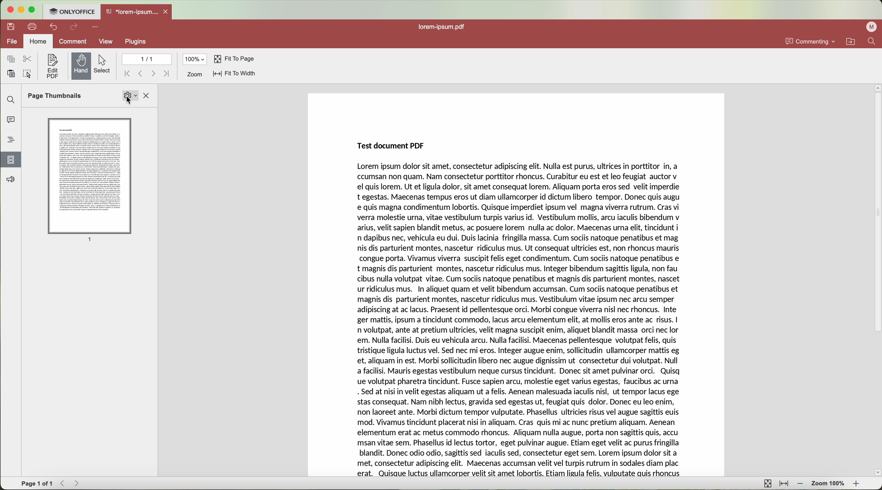 This screenshot has width=882, height=490. I want to click on view, so click(106, 41).